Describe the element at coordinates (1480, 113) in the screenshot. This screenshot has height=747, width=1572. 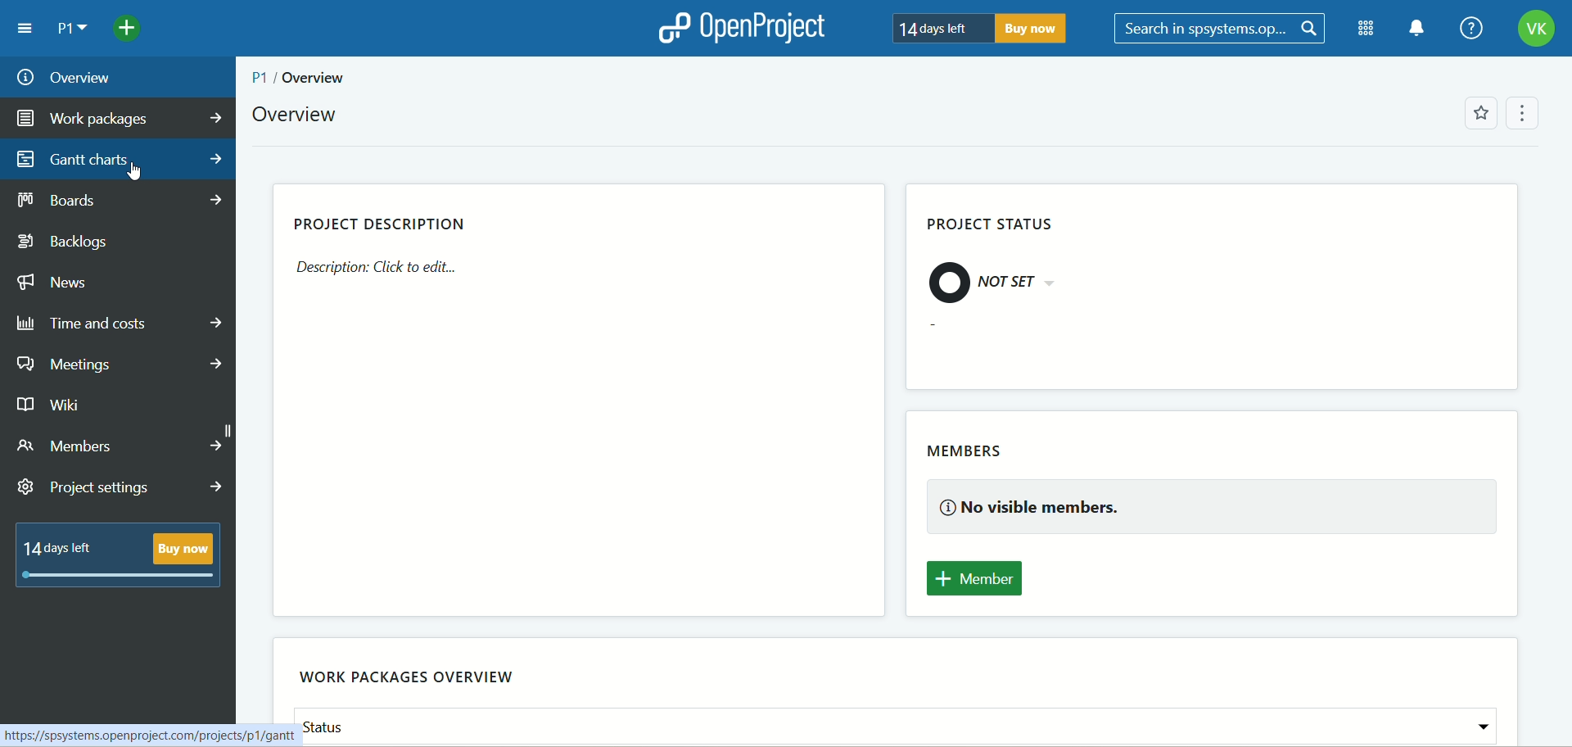
I see `favorite` at that location.